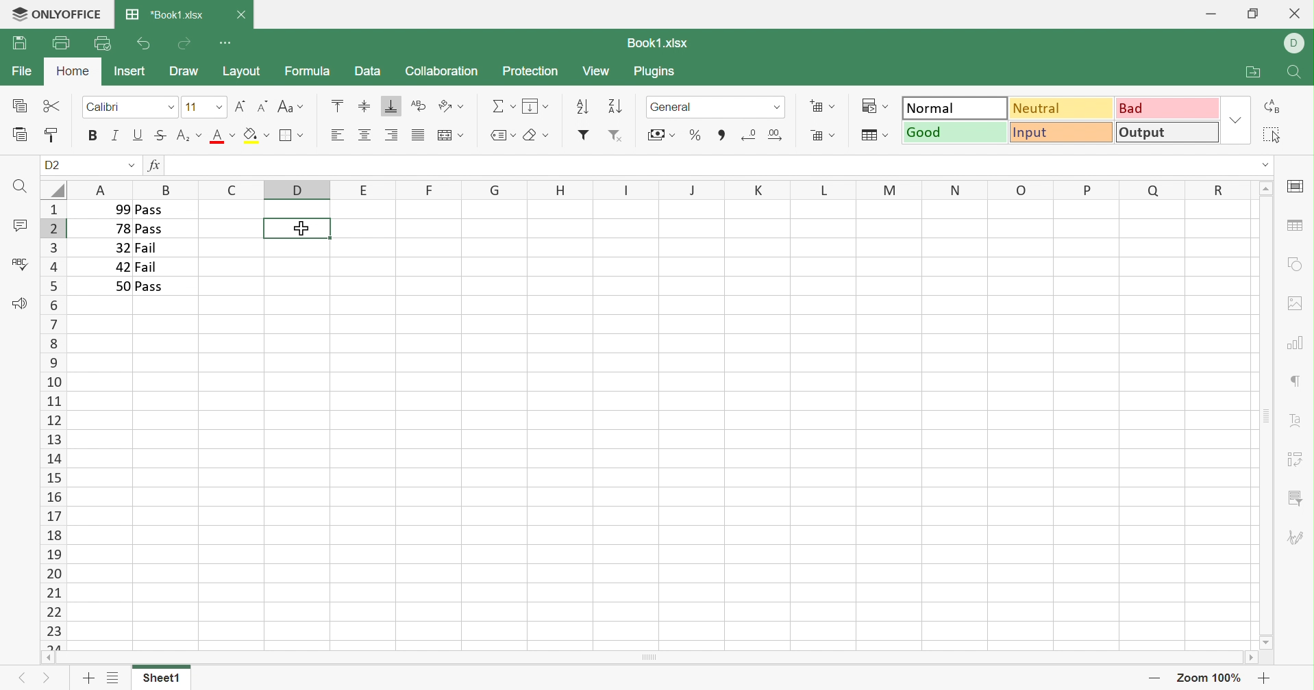 The width and height of the screenshot is (1314, 690). I want to click on logo, so click(16, 13).